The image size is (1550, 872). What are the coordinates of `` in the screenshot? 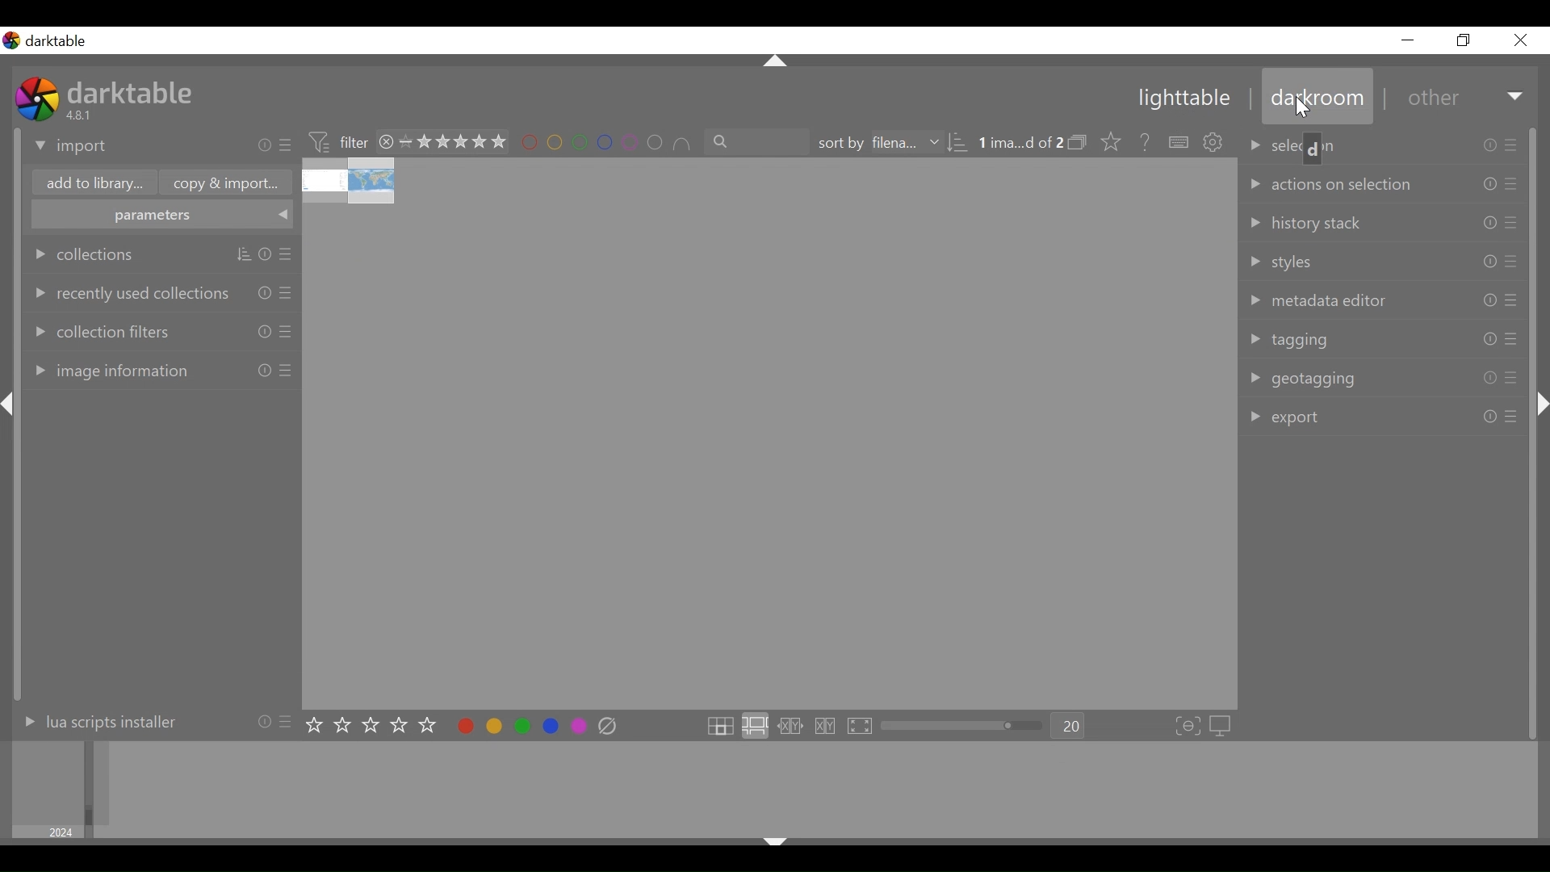 It's located at (1515, 342).